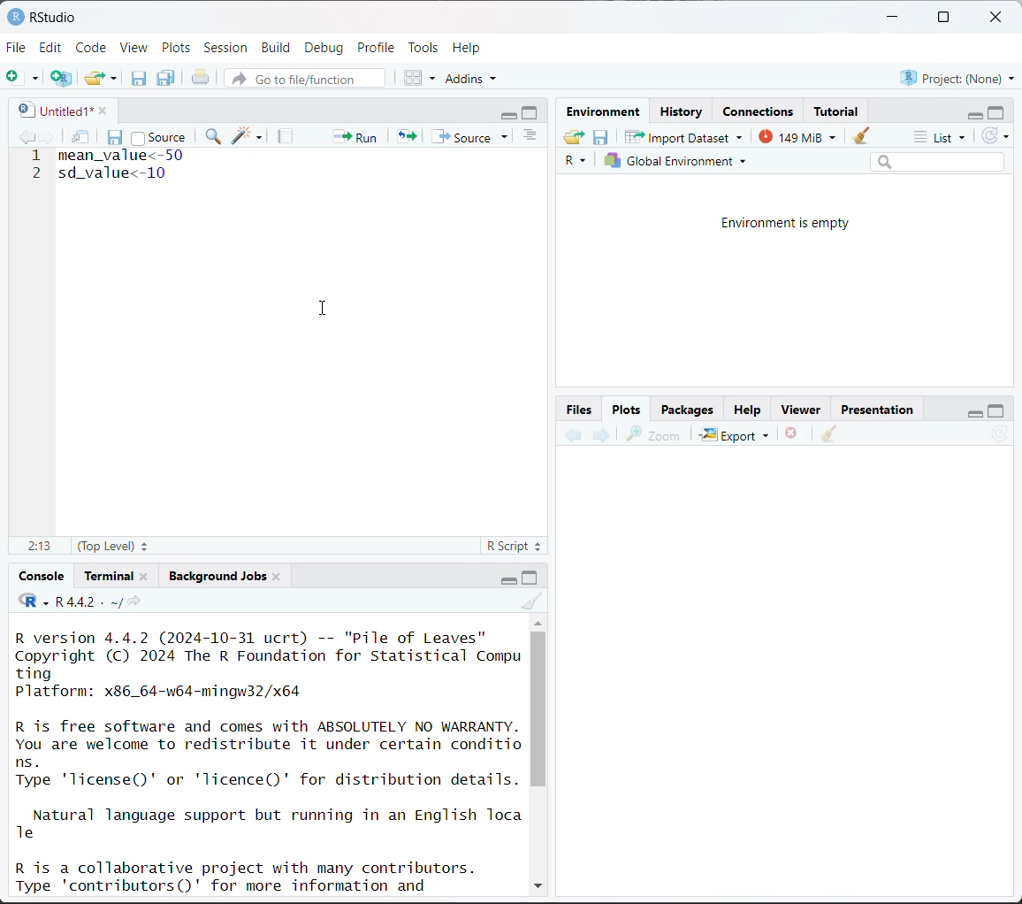  Describe the element at coordinates (134, 49) in the screenshot. I see `View` at that location.